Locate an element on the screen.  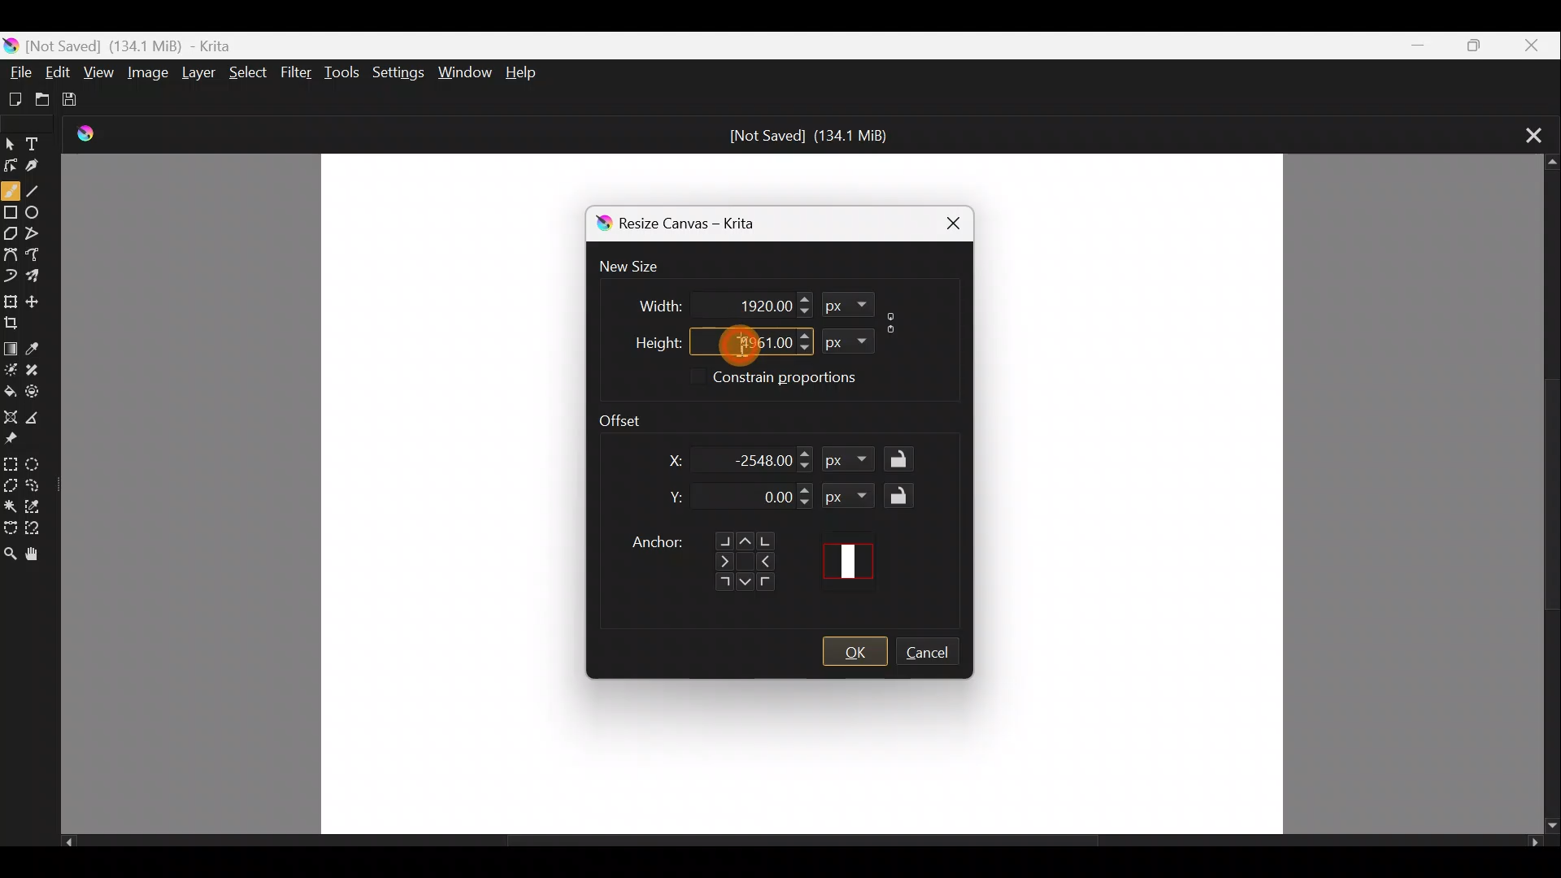
Tools is located at coordinates (345, 73).